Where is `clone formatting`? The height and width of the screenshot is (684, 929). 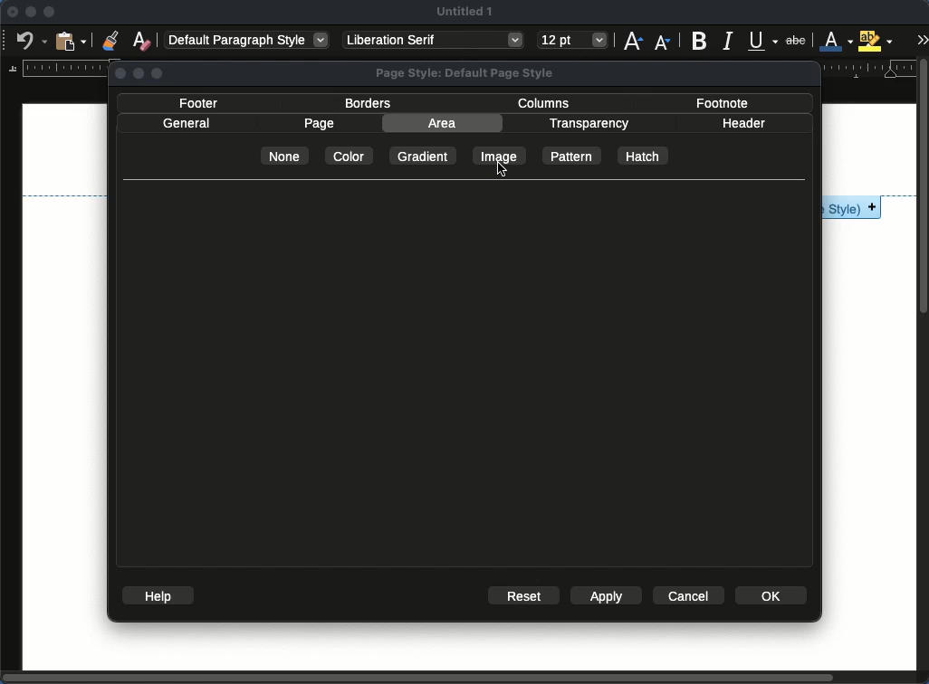 clone formatting is located at coordinates (110, 40).